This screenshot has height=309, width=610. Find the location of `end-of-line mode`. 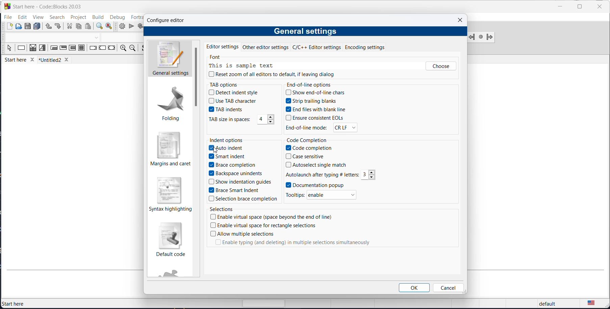

end-of-line mode is located at coordinates (307, 129).